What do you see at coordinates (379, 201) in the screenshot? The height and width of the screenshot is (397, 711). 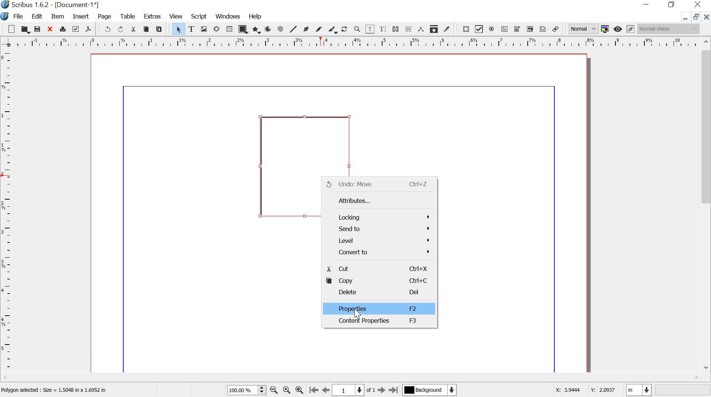 I see `attributes` at bounding box center [379, 201].